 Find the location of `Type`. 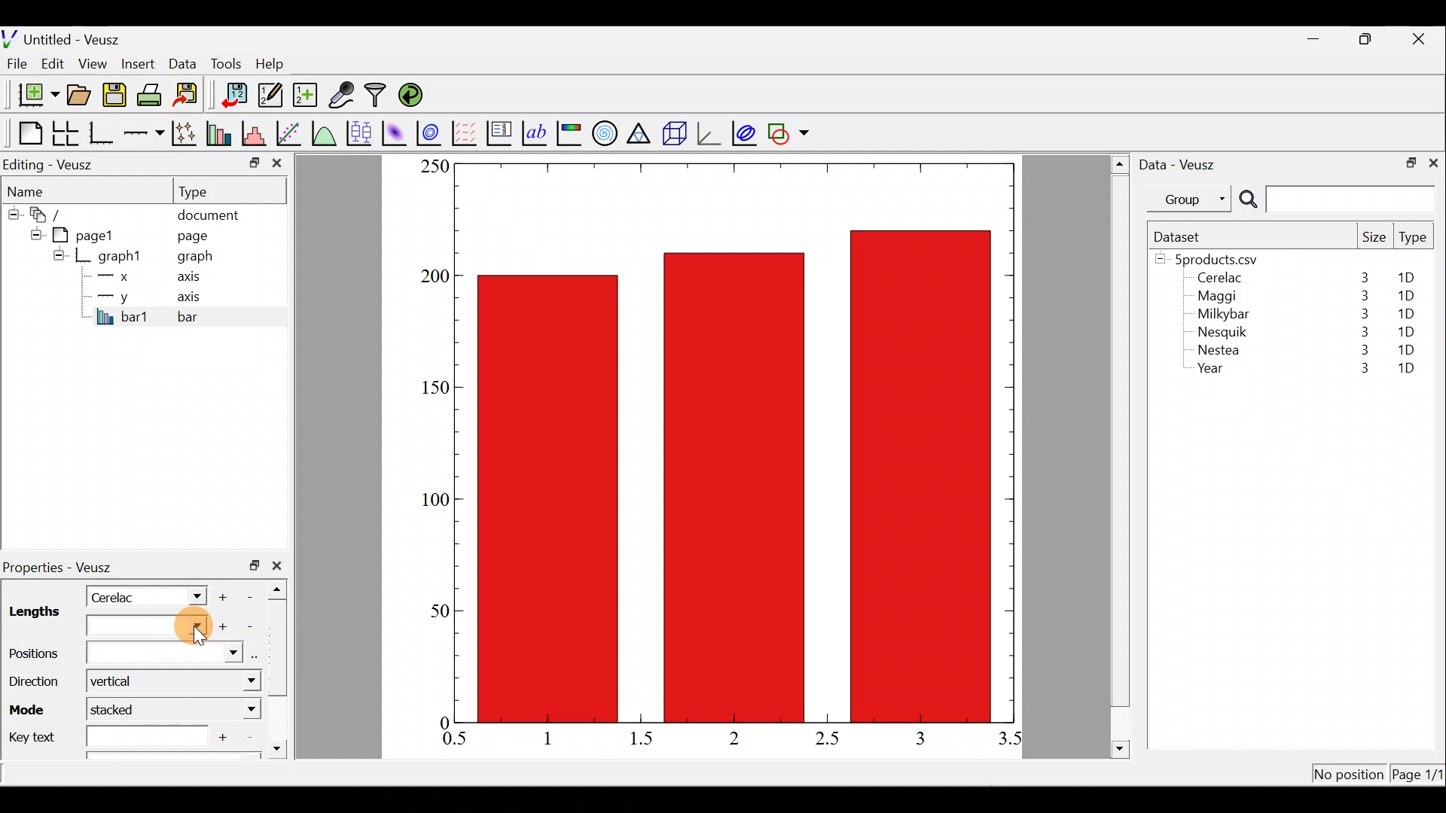

Type is located at coordinates (1414, 241).